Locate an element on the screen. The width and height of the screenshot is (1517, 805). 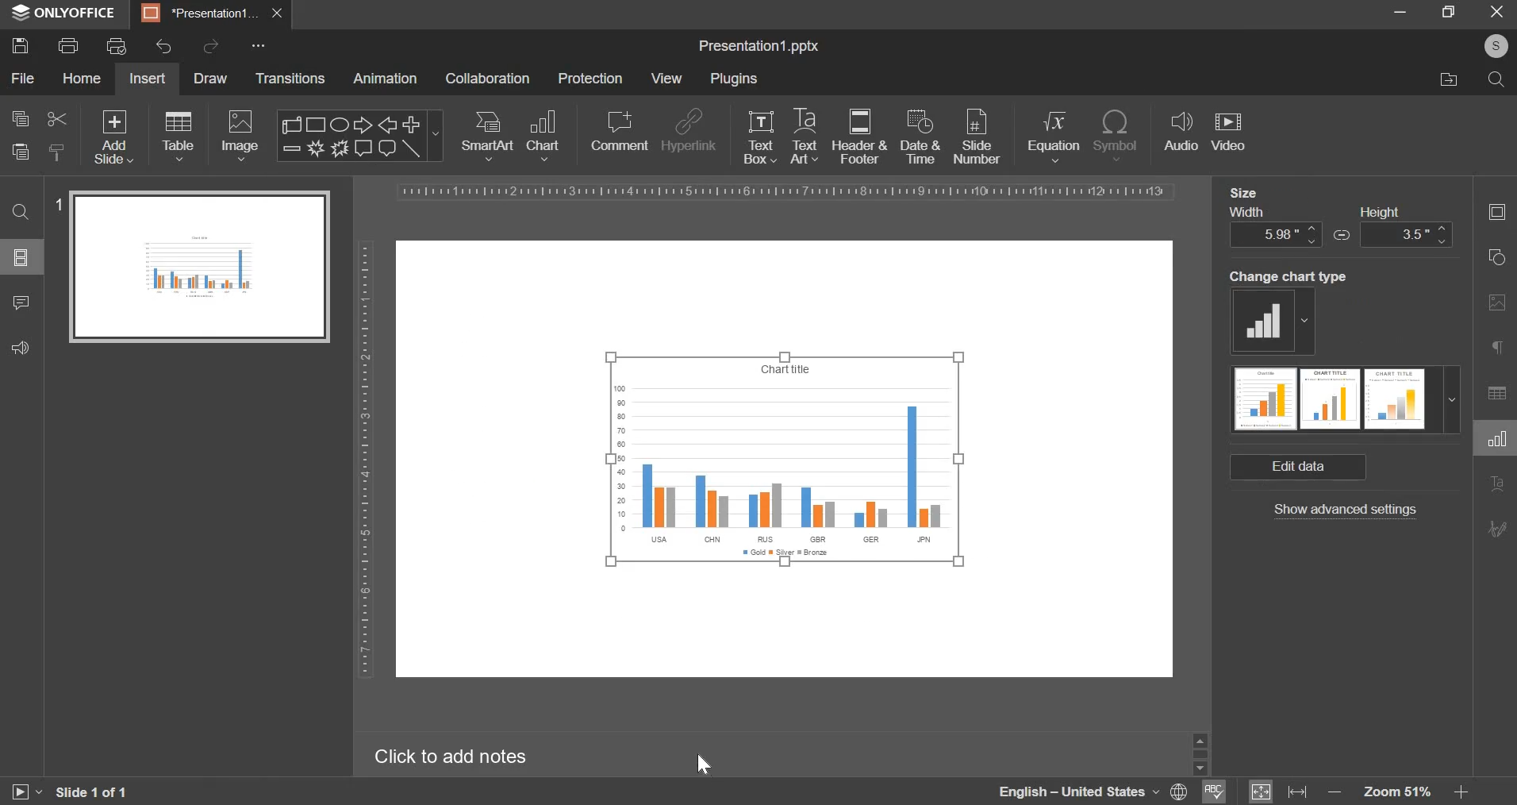
close is located at coordinates (279, 14).